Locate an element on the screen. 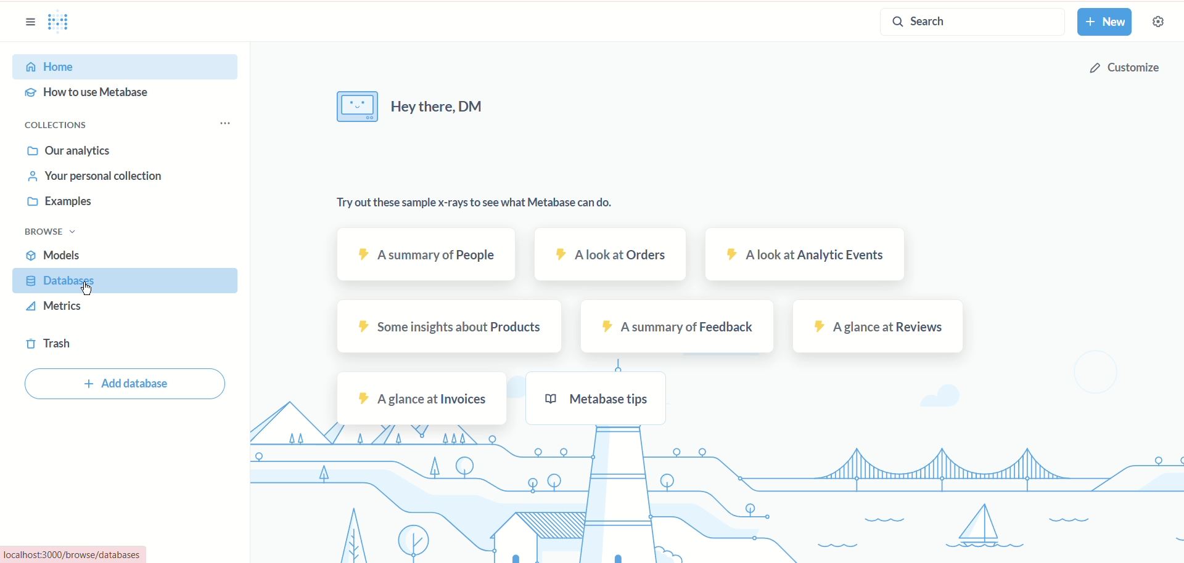   Asummary of People is located at coordinates (426, 255).